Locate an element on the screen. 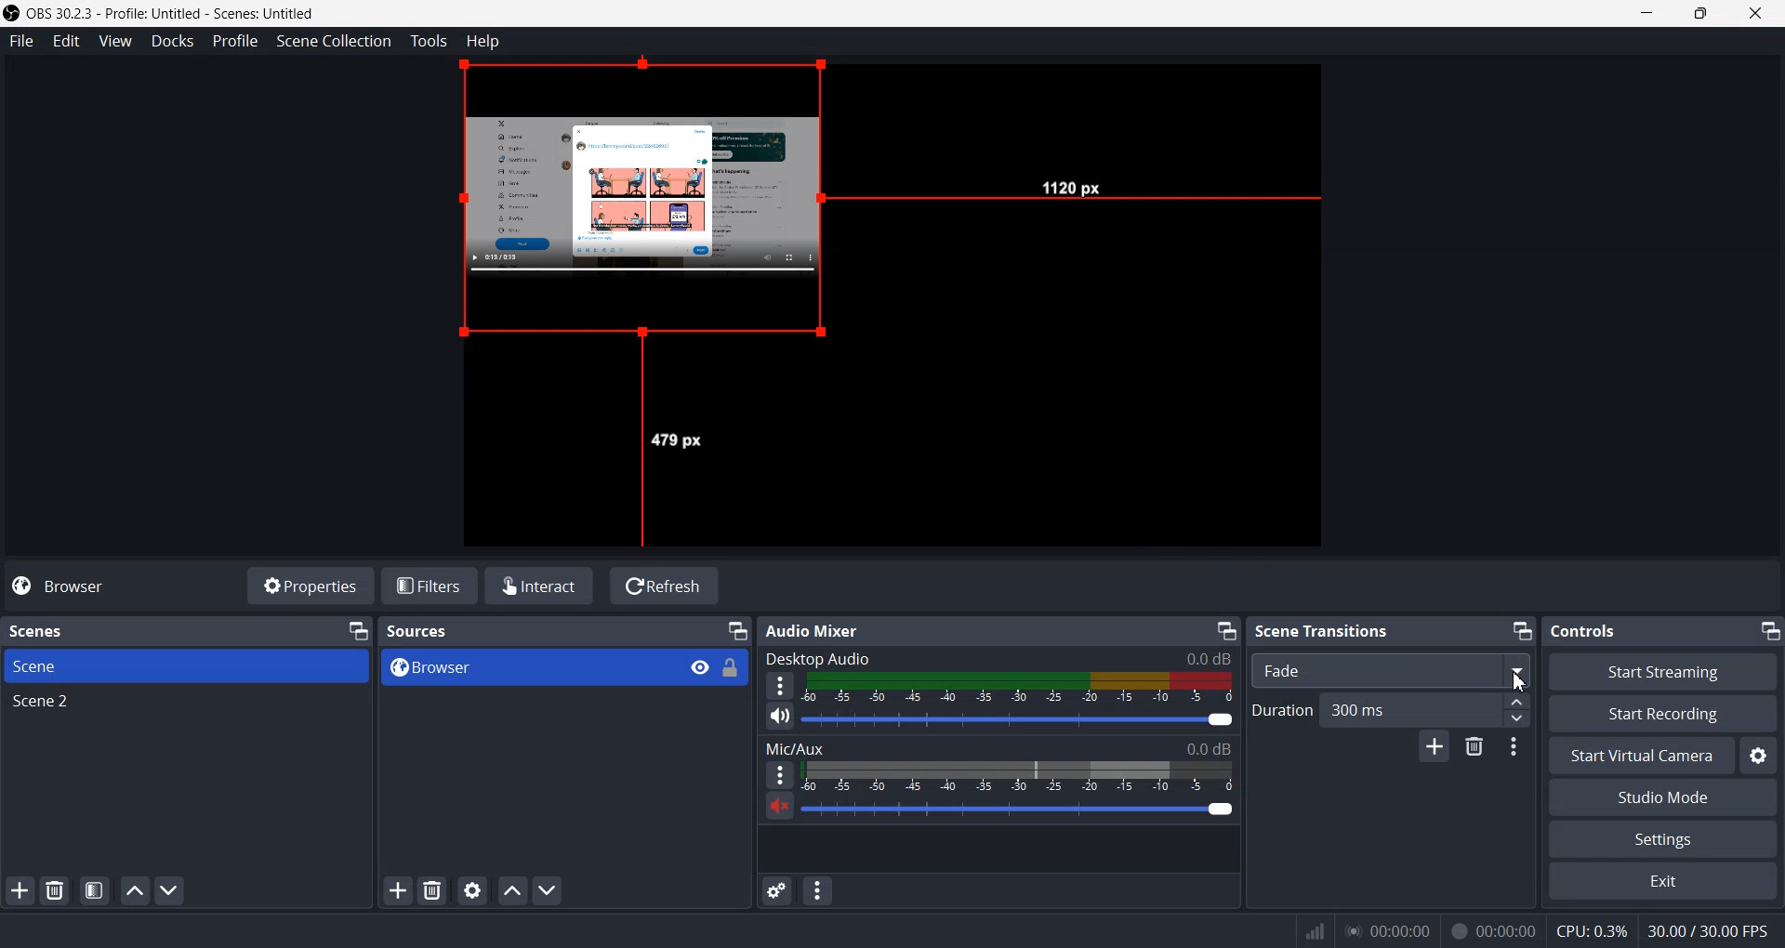 Image resolution: width=1785 pixels, height=948 pixels.  is located at coordinates (678, 441).